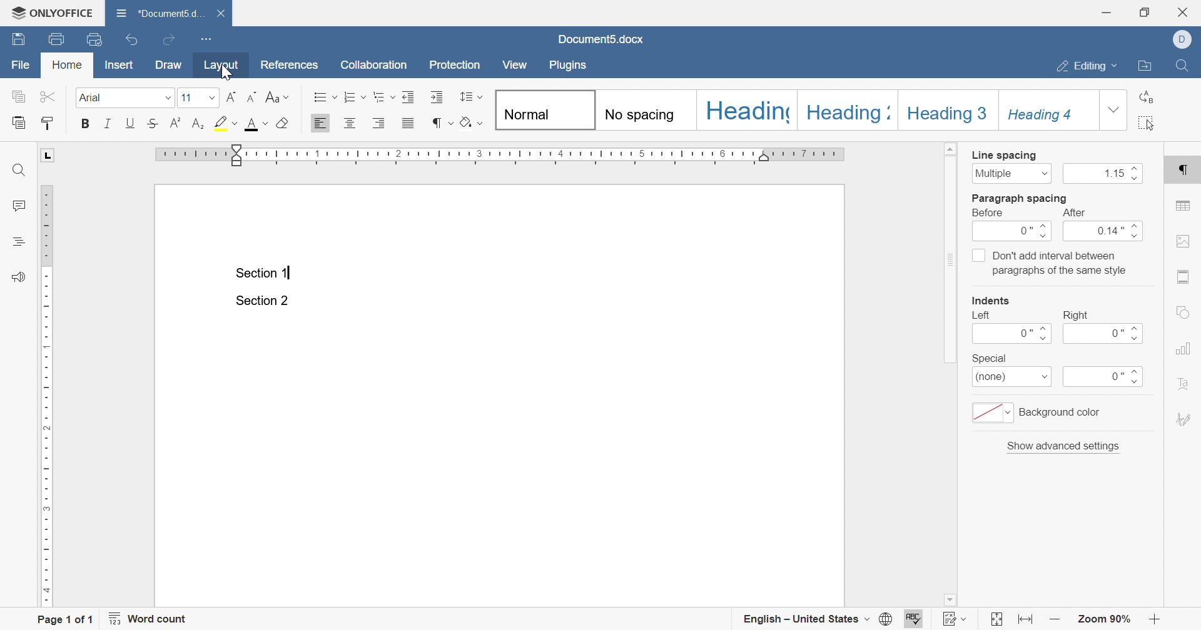  I want to click on indents, so click(993, 301).